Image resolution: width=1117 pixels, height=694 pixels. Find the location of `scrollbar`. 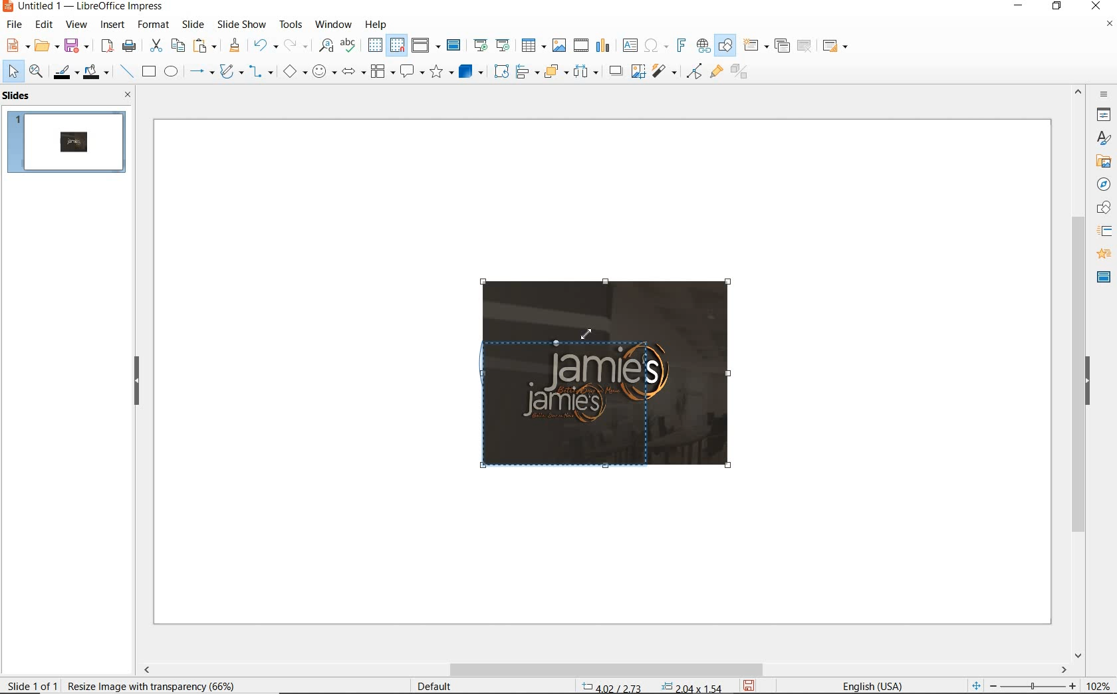

scrollbar is located at coordinates (1078, 372).